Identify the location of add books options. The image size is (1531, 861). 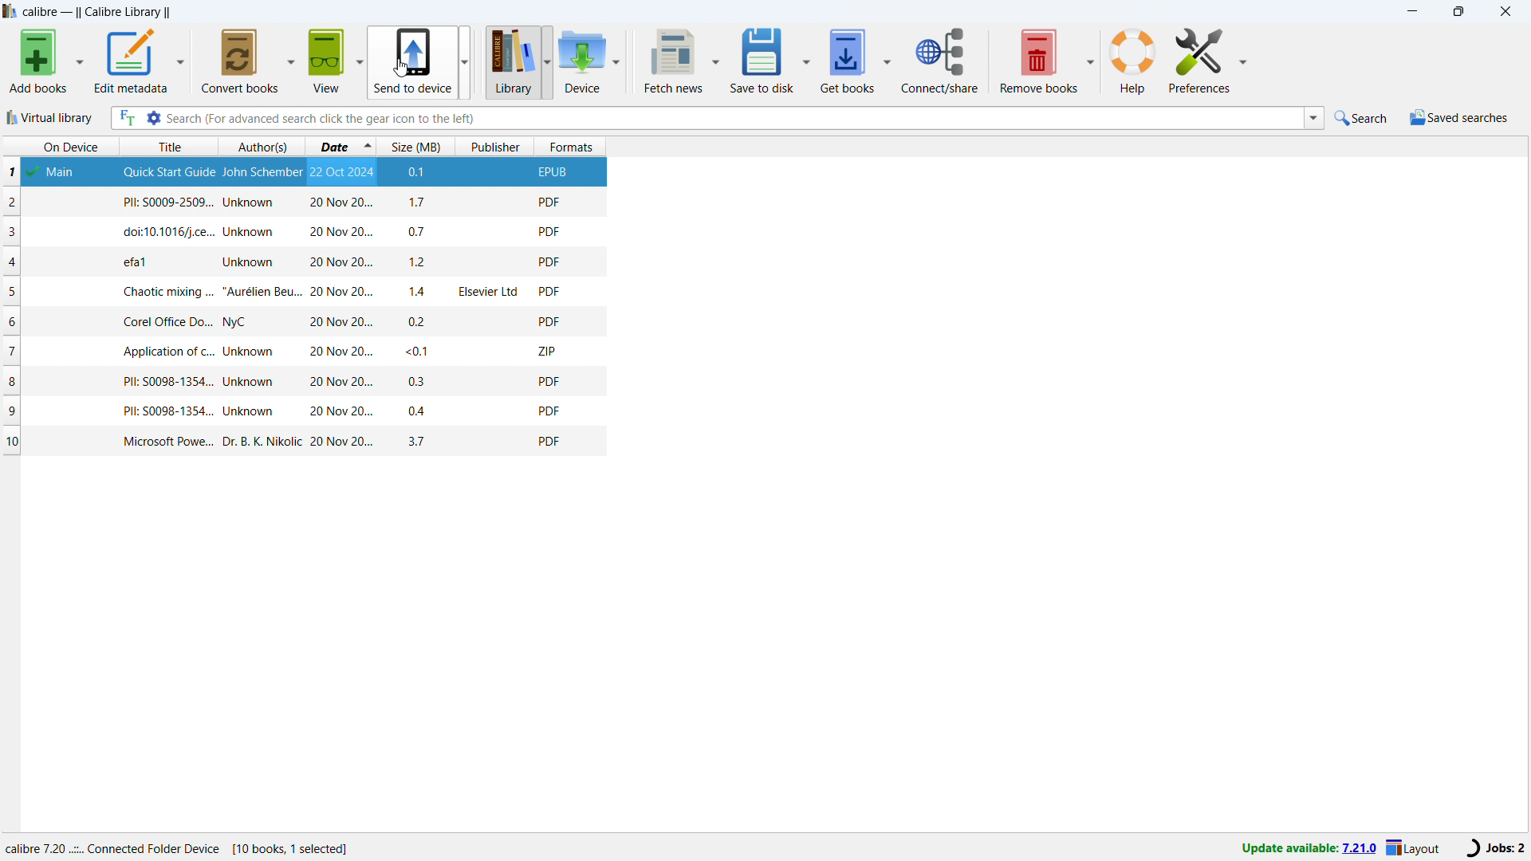
(82, 61).